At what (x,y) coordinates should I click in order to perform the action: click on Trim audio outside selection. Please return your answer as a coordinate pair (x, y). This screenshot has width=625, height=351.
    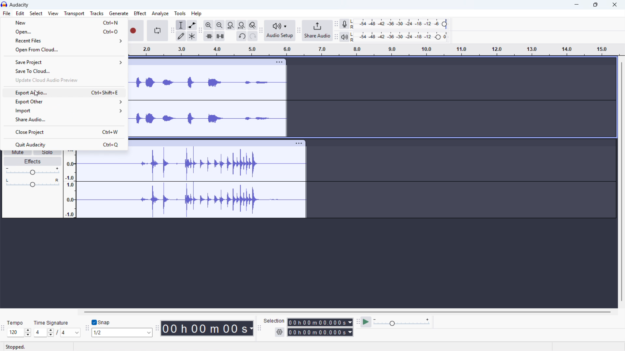
    Looking at the image, I should click on (209, 36).